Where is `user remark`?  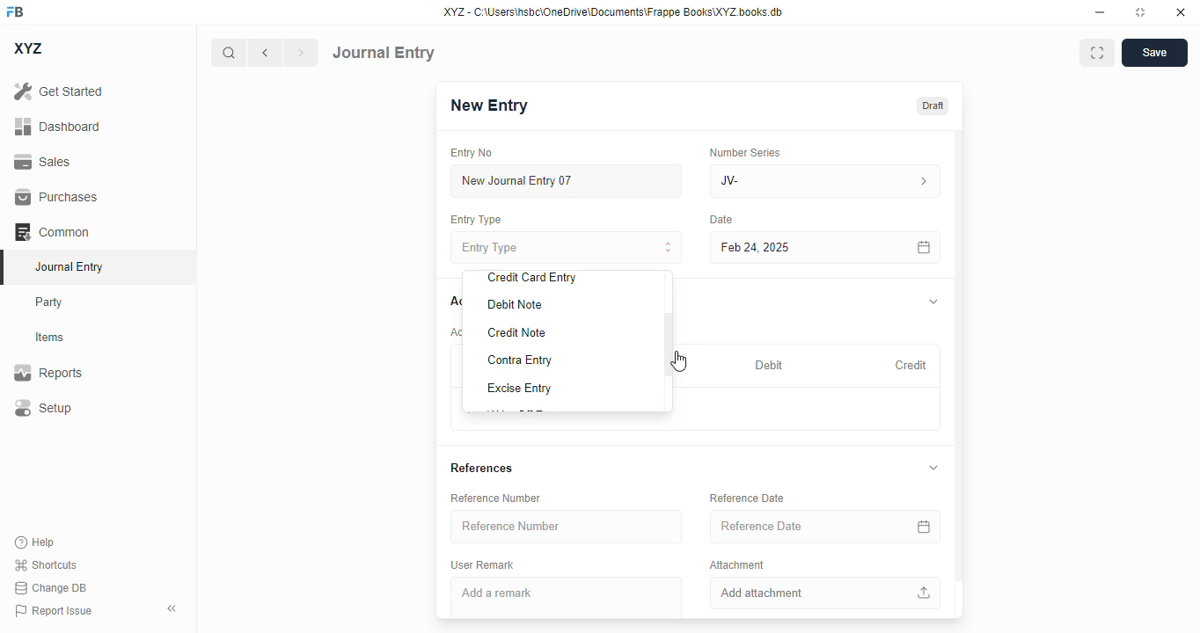
user remark is located at coordinates (484, 564).